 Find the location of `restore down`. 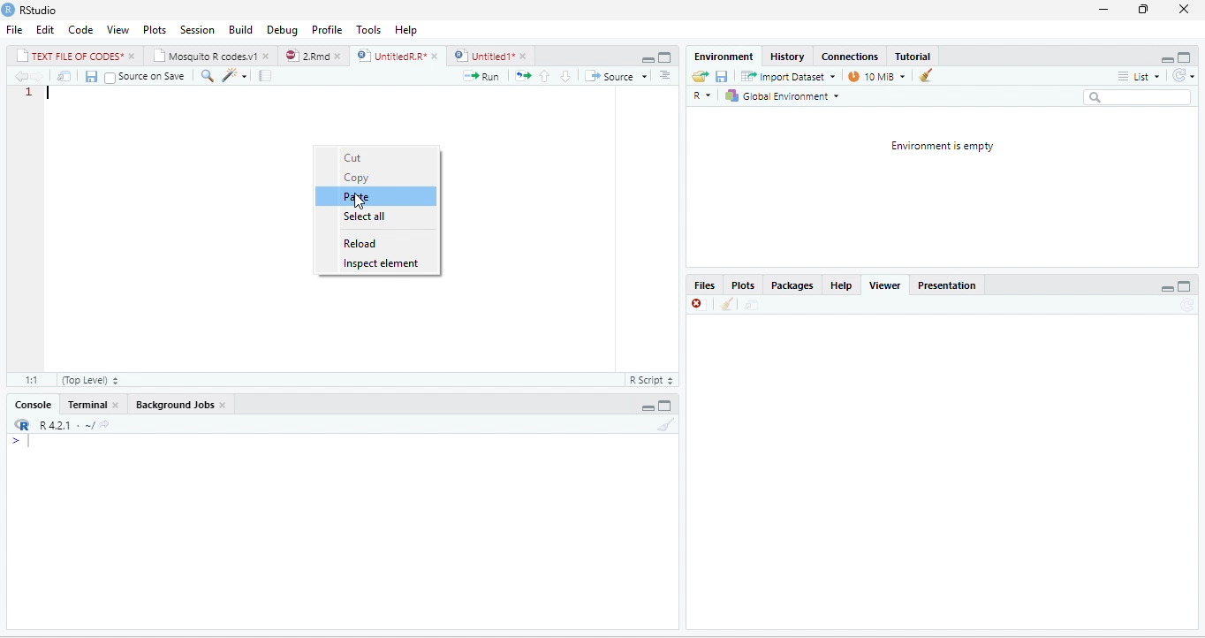

restore down is located at coordinates (1141, 11).